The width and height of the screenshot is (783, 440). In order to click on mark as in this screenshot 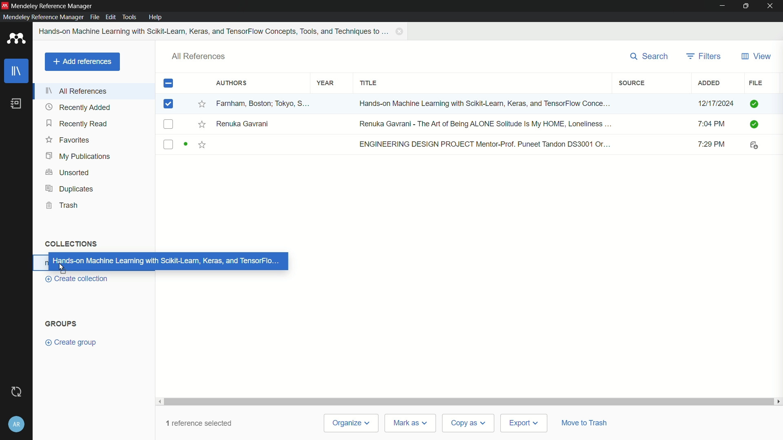, I will do `click(409, 423)`.